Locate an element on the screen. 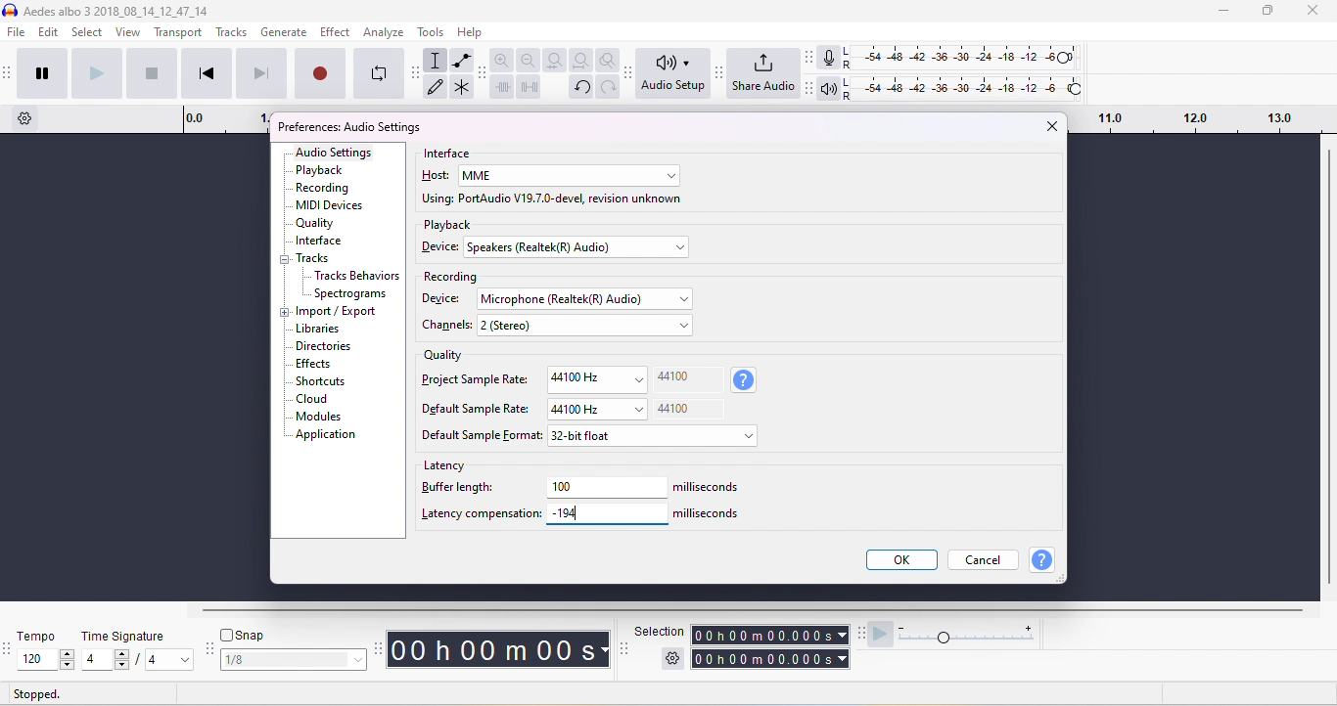 This screenshot has width=1337, height=706. zoom in is located at coordinates (502, 60).